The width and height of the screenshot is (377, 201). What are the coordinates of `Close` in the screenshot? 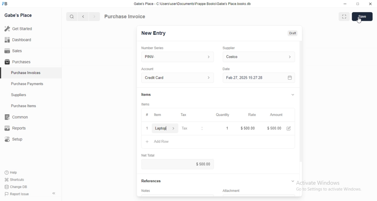 It's located at (147, 128).